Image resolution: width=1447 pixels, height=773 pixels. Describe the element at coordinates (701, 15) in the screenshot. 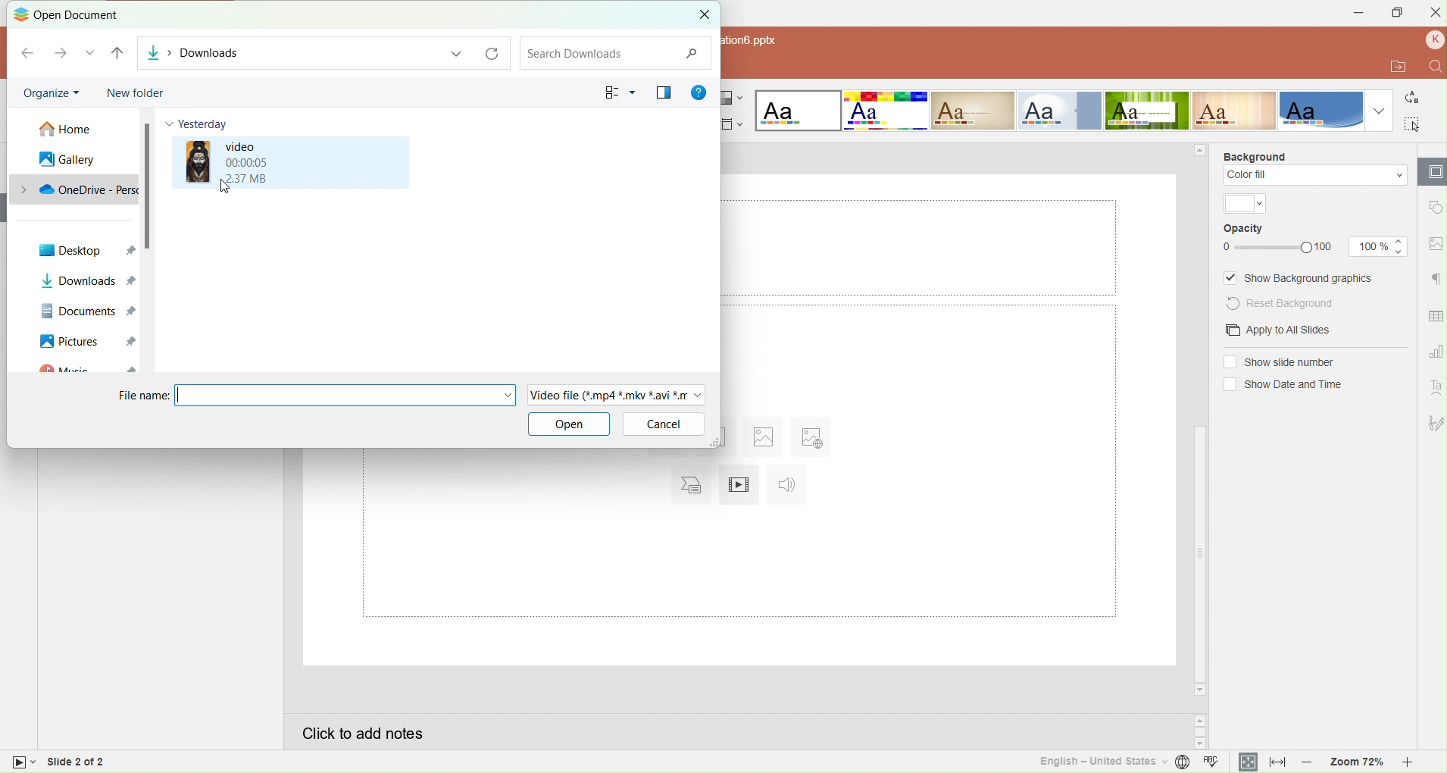

I see `Close` at that location.